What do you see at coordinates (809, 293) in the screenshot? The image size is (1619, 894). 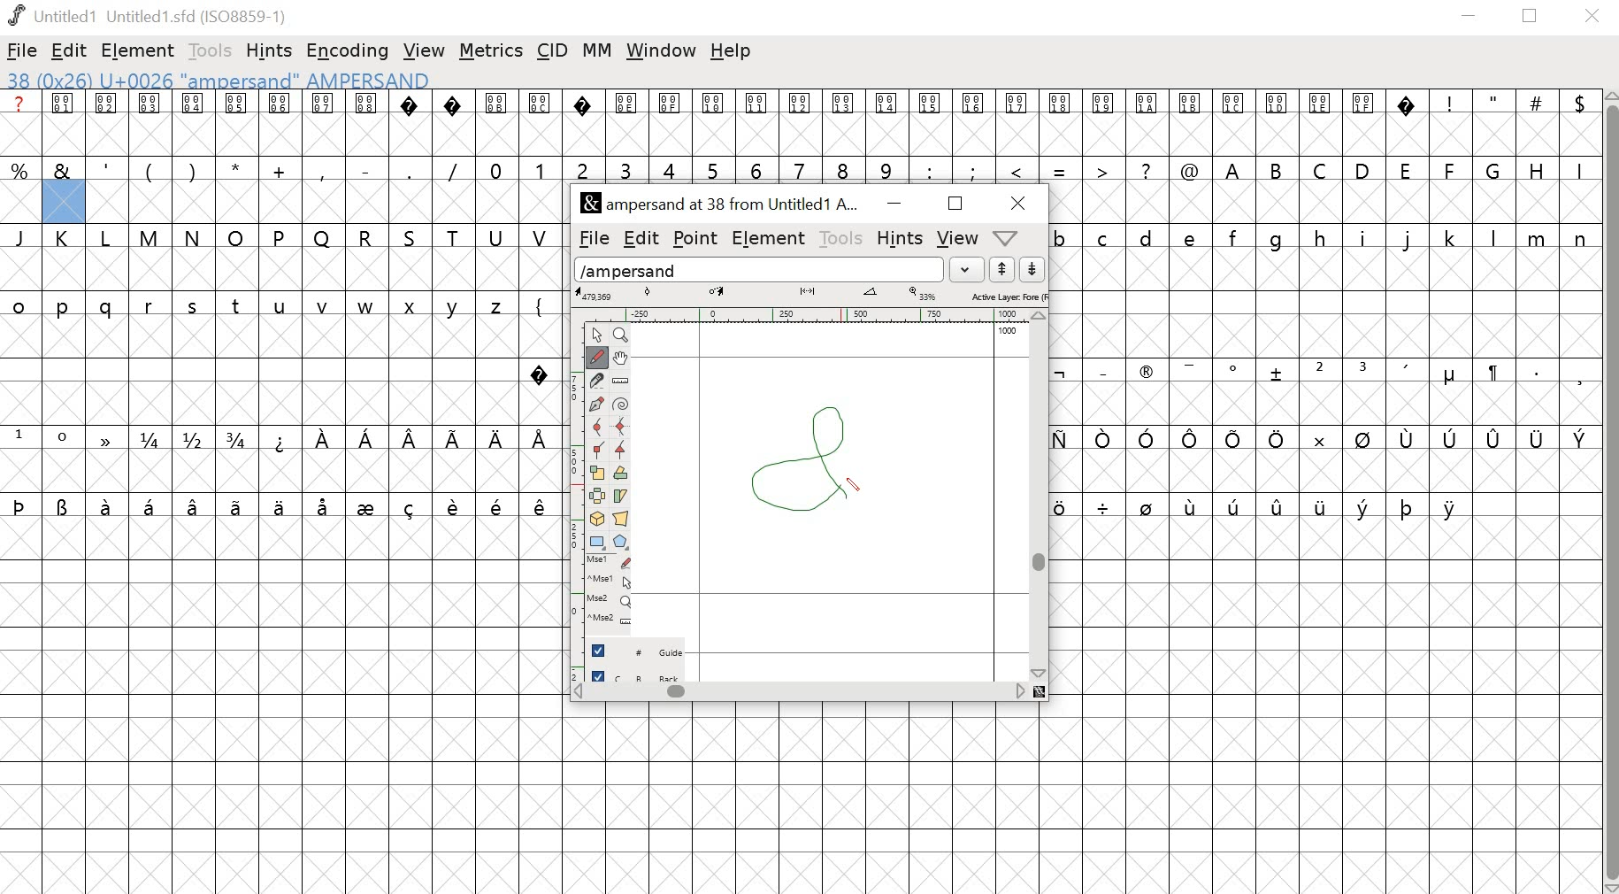 I see `distance between points` at bounding box center [809, 293].